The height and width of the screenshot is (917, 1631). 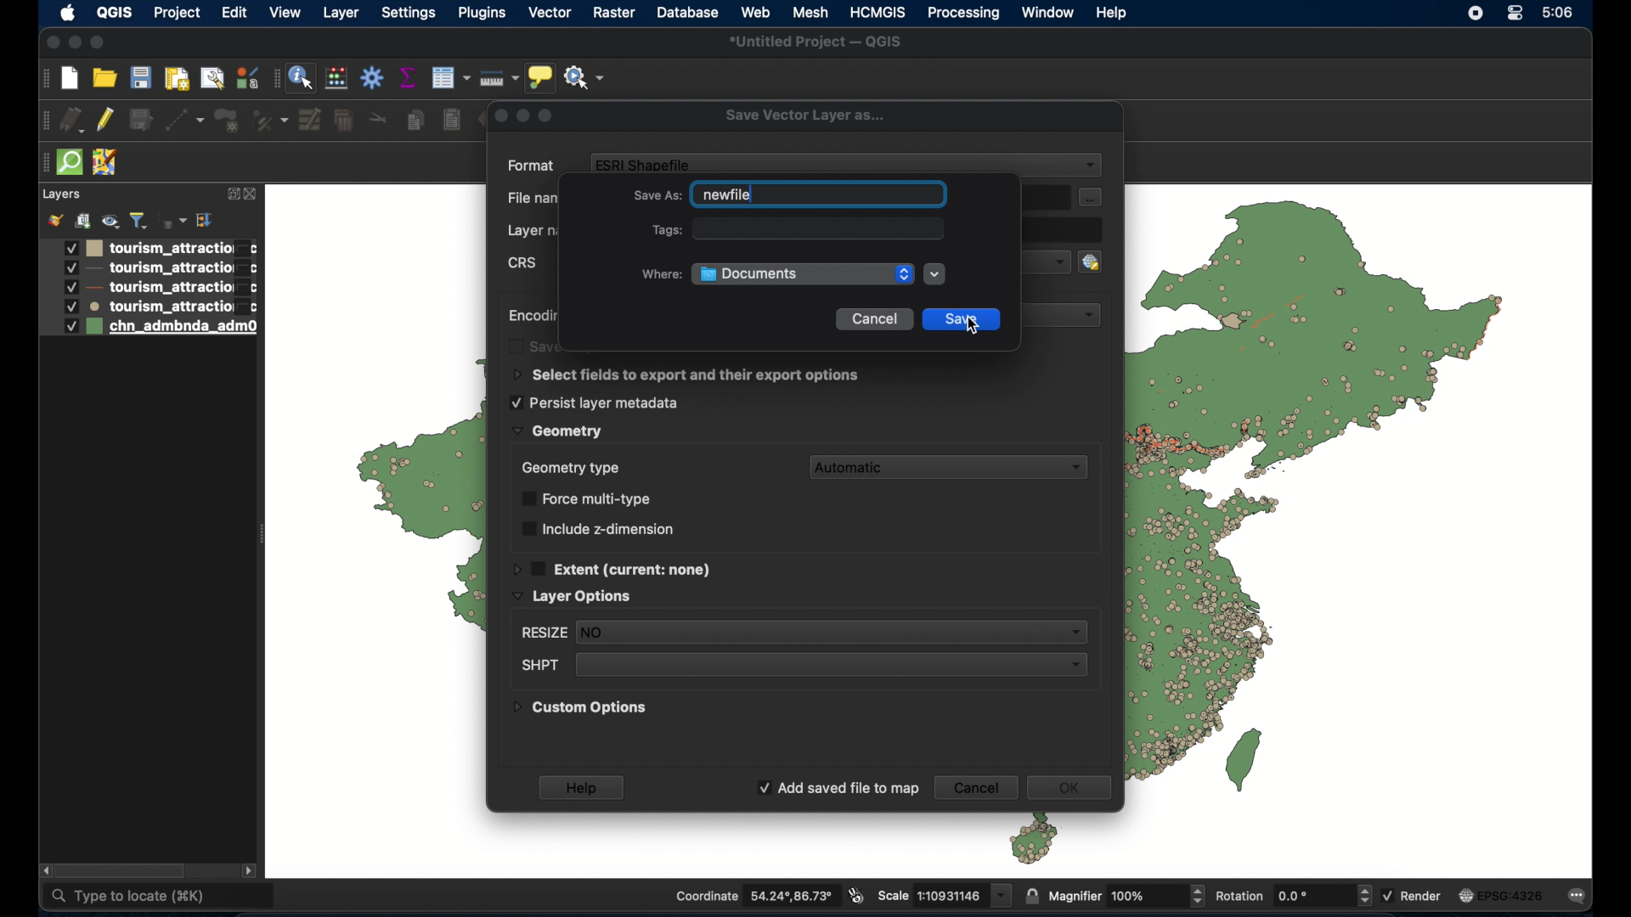 What do you see at coordinates (1091, 166) in the screenshot?
I see `dropdown` at bounding box center [1091, 166].